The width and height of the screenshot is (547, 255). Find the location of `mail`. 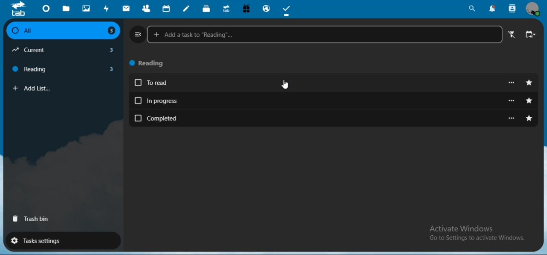

mail is located at coordinates (127, 9).